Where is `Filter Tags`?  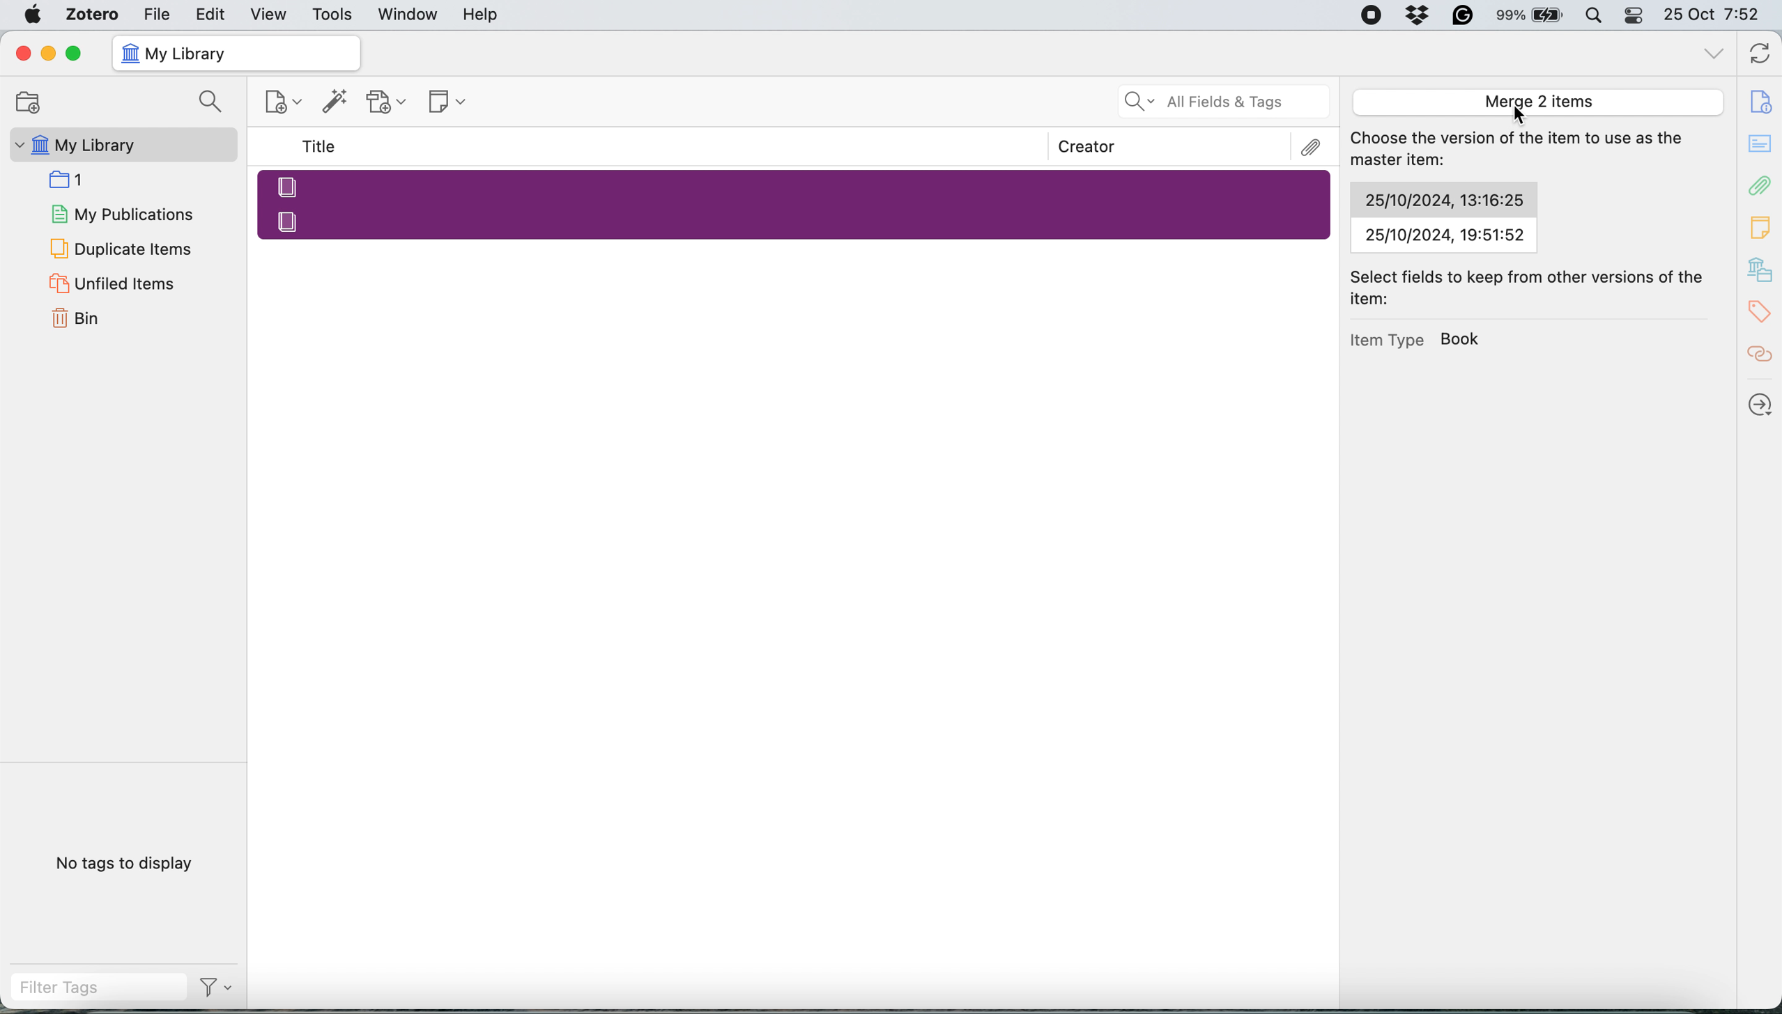
Filter Tags is located at coordinates (98, 988).